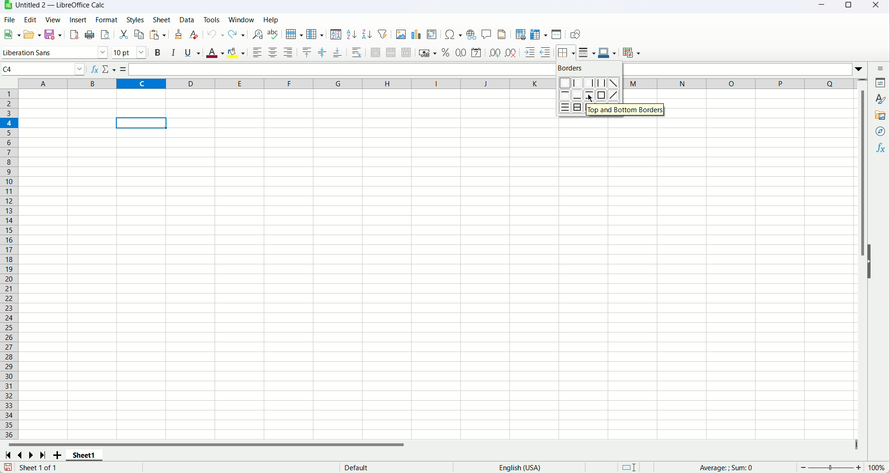 The height and width of the screenshot is (473, 890). What do you see at coordinates (57, 456) in the screenshot?
I see `Add new sheet ` at bounding box center [57, 456].